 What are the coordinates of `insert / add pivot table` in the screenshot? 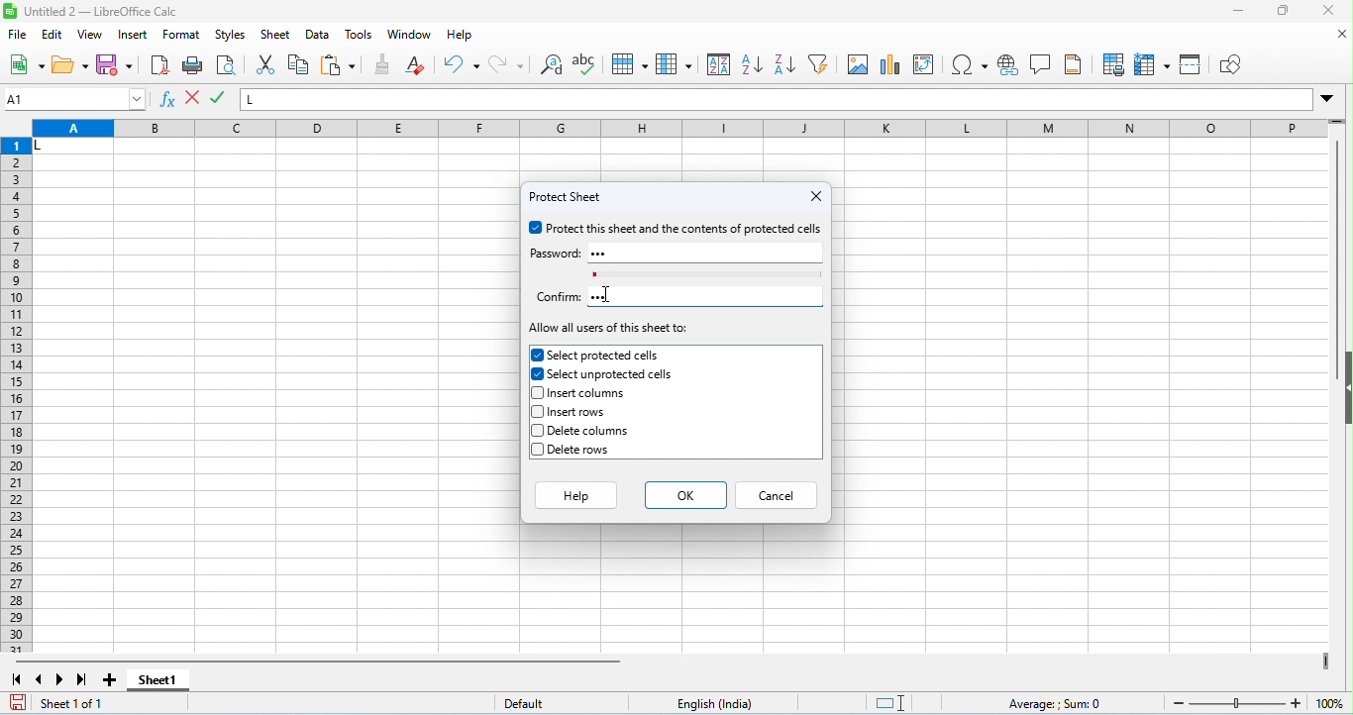 It's located at (923, 64).